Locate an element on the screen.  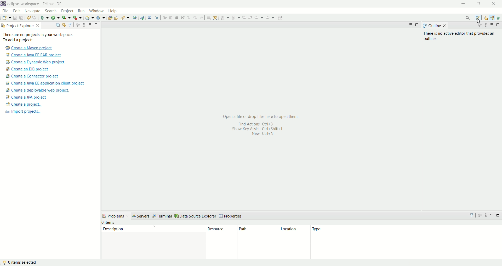
coverage is located at coordinates (66, 18).